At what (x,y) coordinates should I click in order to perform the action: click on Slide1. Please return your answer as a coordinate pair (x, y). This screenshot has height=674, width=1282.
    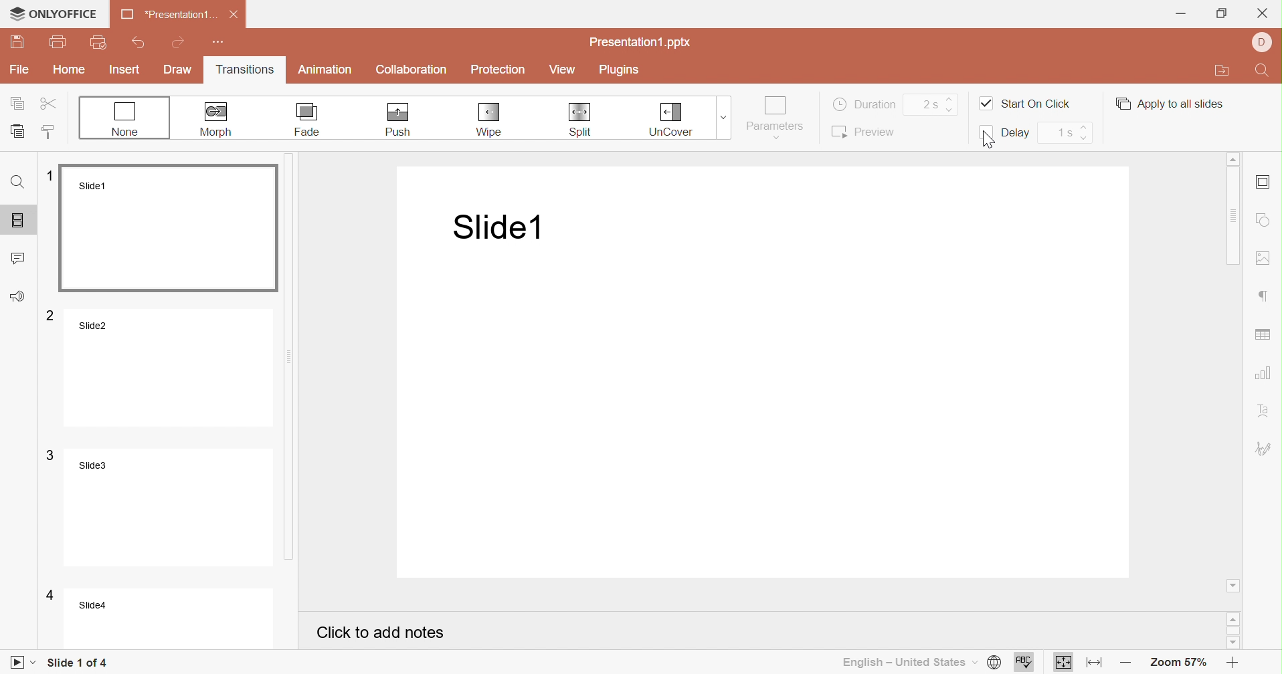
    Looking at the image, I should click on (171, 228).